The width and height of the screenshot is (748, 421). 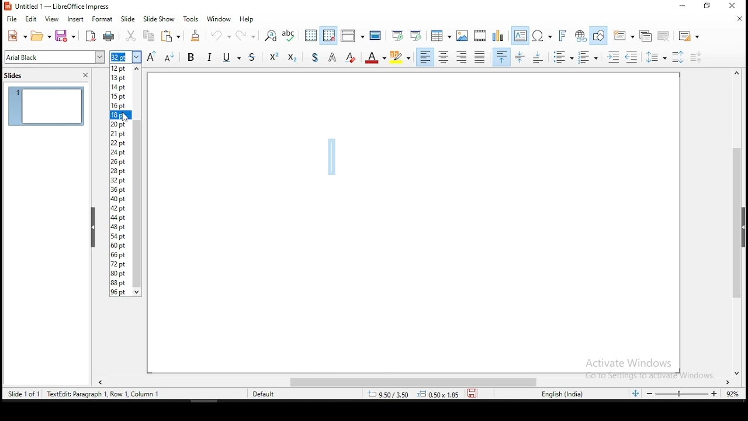 I want to click on slide 1, so click(x=46, y=106).